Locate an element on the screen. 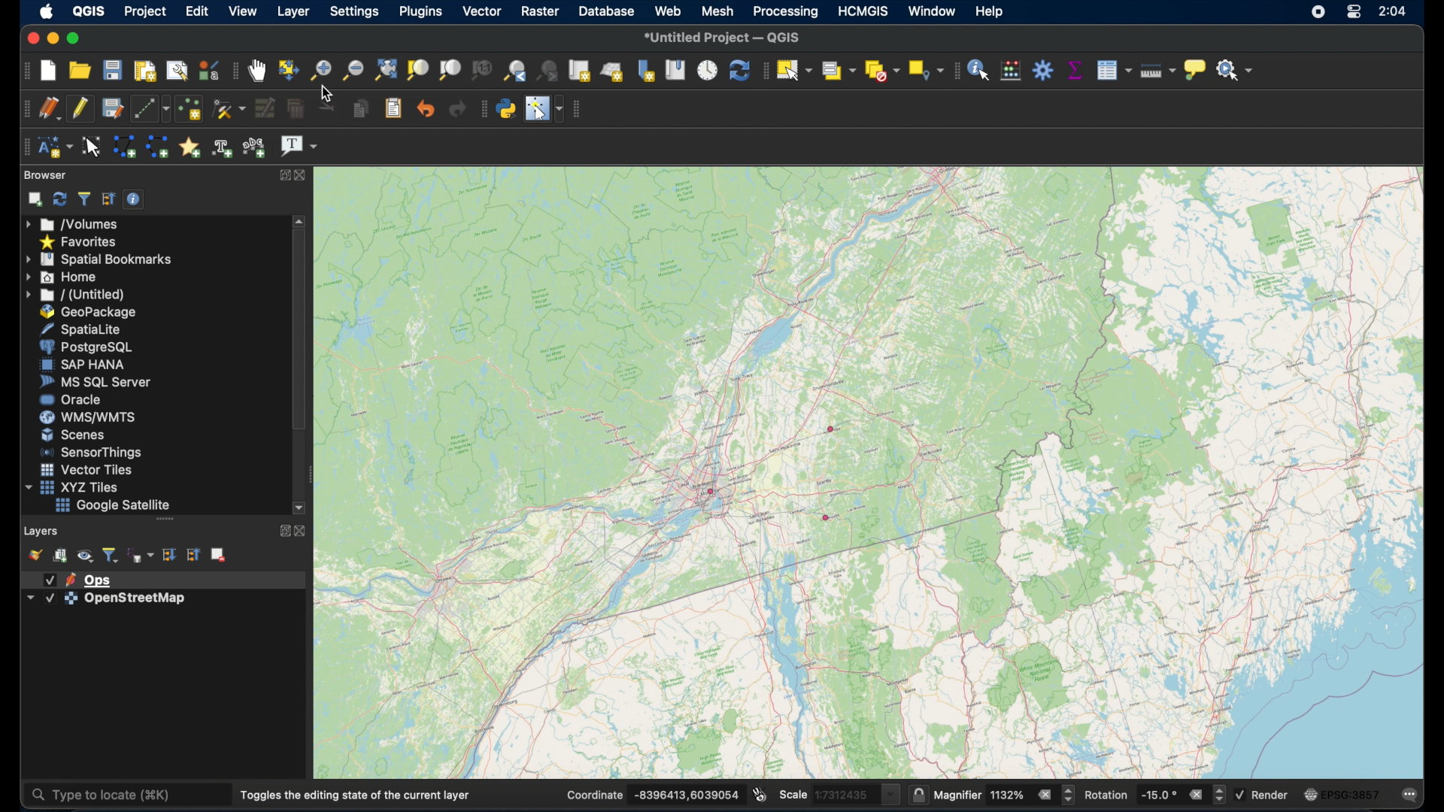  raster is located at coordinates (541, 11).